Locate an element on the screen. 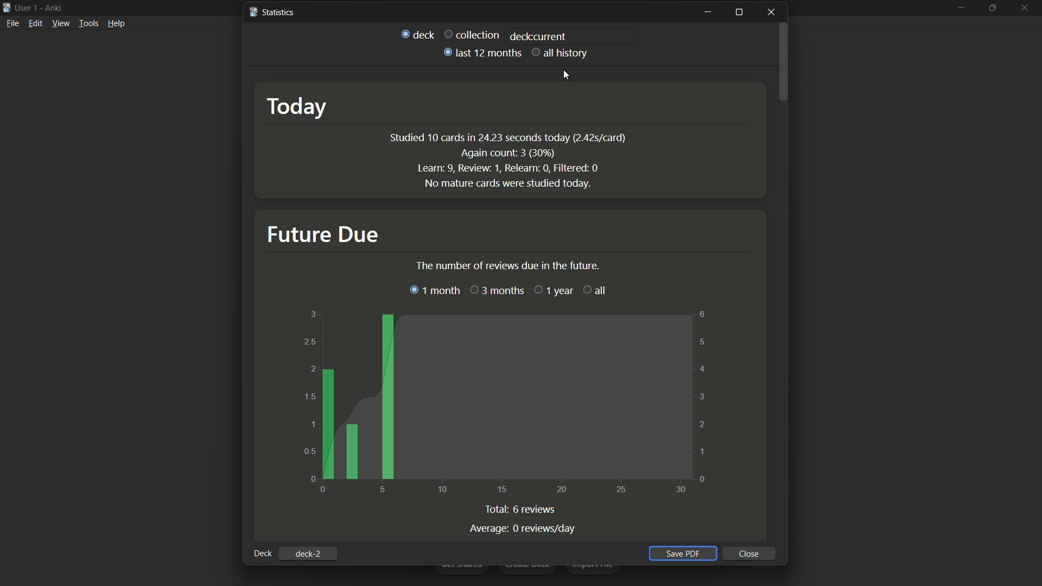 The height and width of the screenshot is (586, 1042). Edit is located at coordinates (35, 25).